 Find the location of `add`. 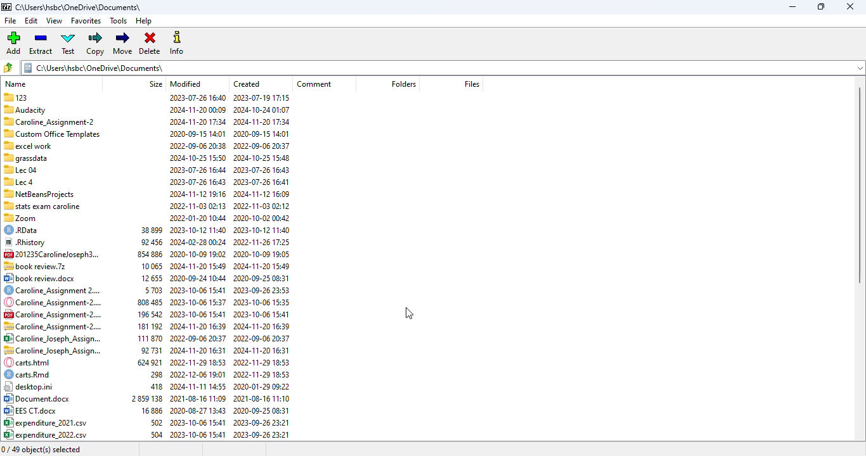

add is located at coordinates (13, 42).